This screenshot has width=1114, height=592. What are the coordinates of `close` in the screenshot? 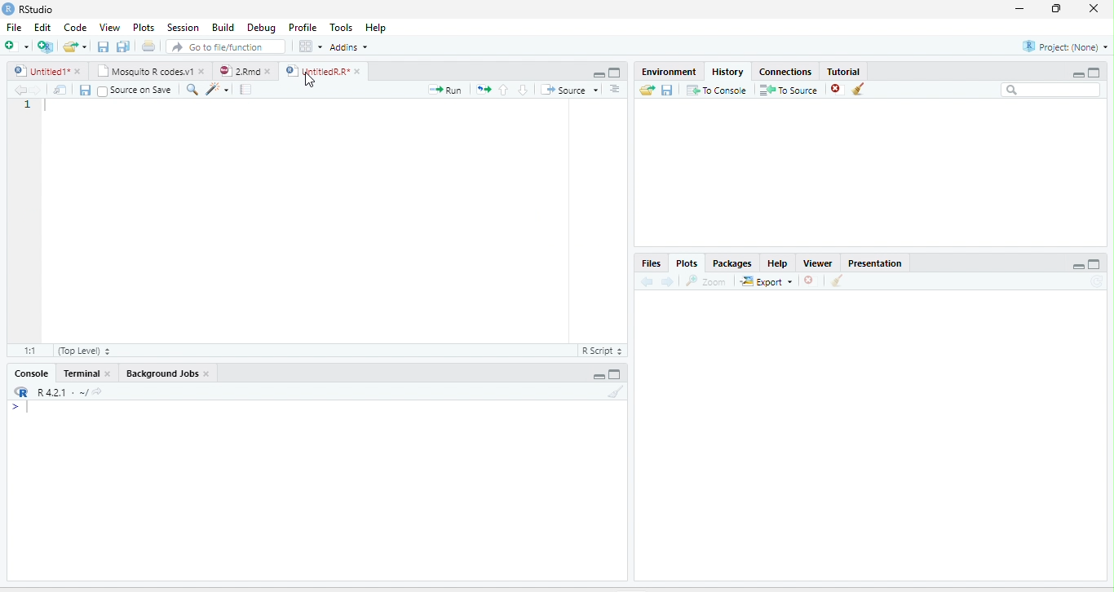 It's located at (77, 71).